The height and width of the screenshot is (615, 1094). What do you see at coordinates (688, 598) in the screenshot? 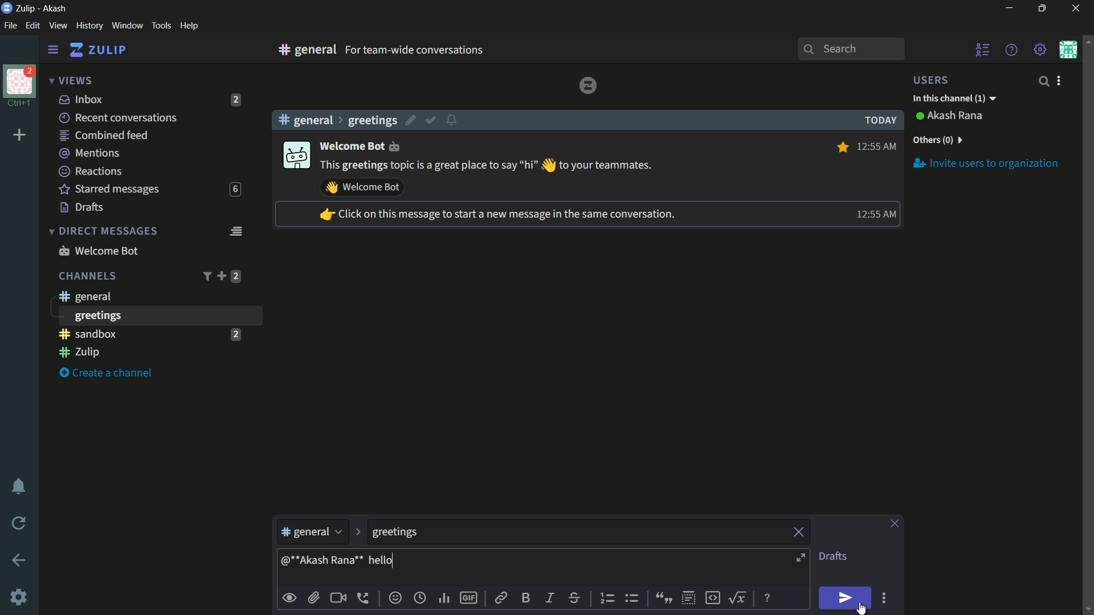
I see `spoiler` at bounding box center [688, 598].